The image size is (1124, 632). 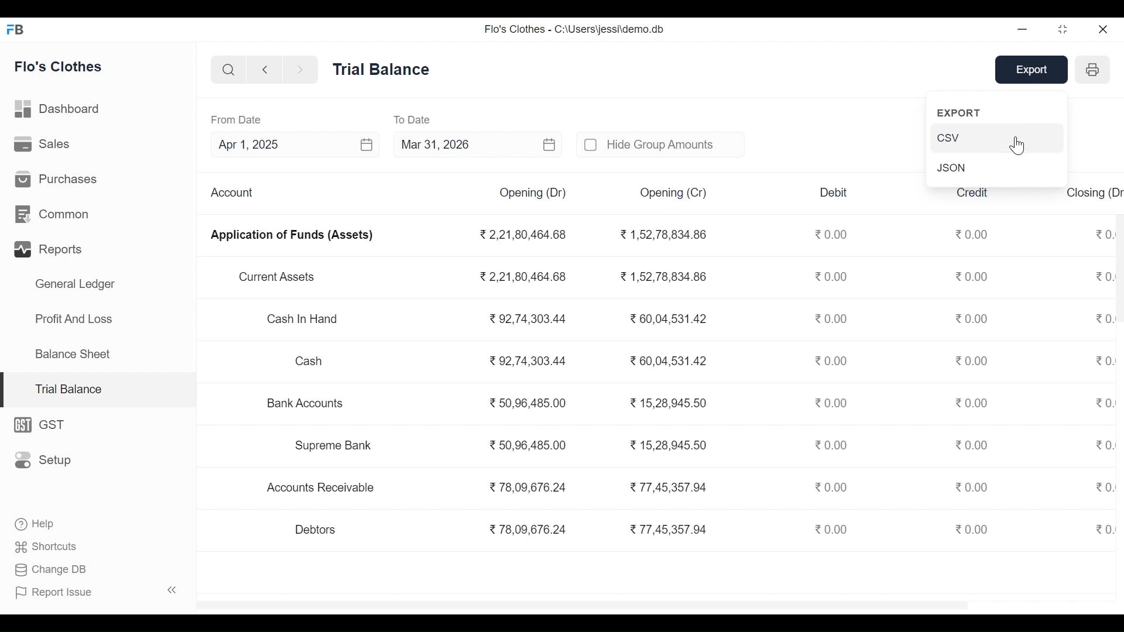 I want to click on 60,04,531.42, so click(x=666, y=360).